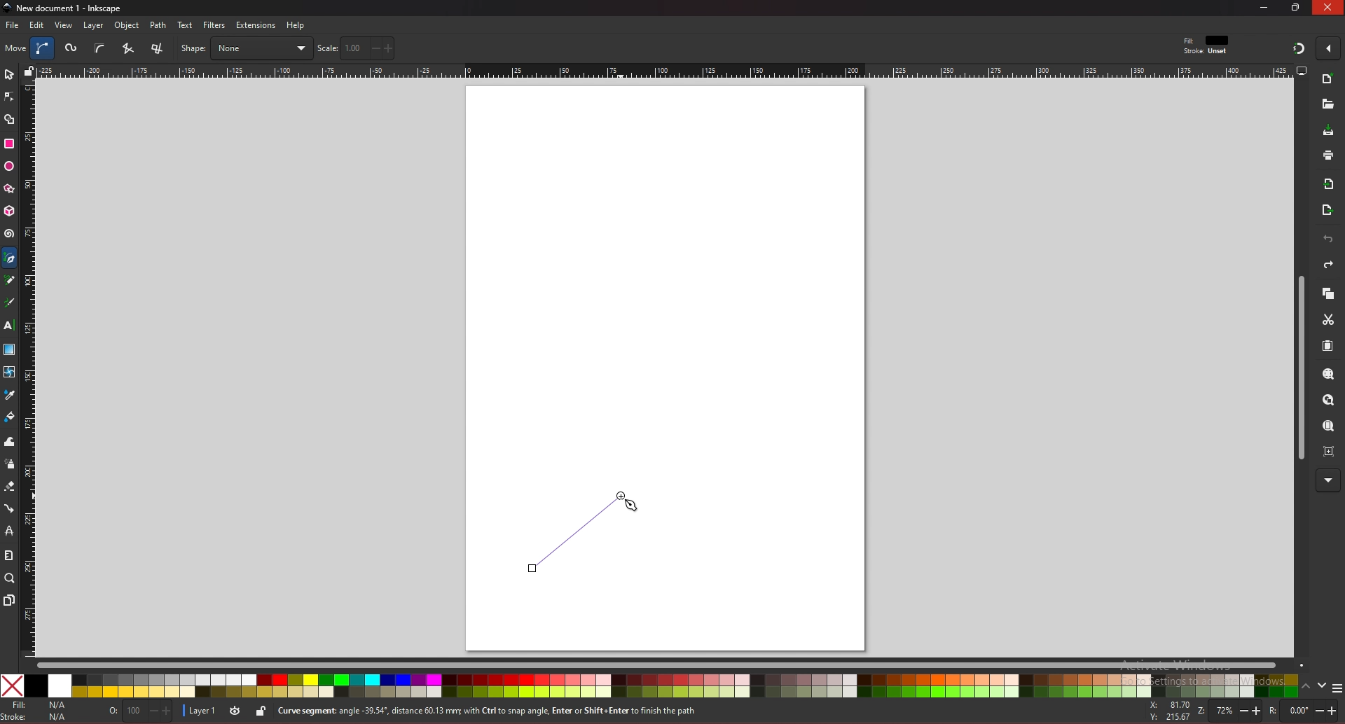 Image resolution: width=1345 pixels, height=724 pixels. Describe the element at coordinates (664, 70) in the screenshot. I see `horizontal rule` at that location.